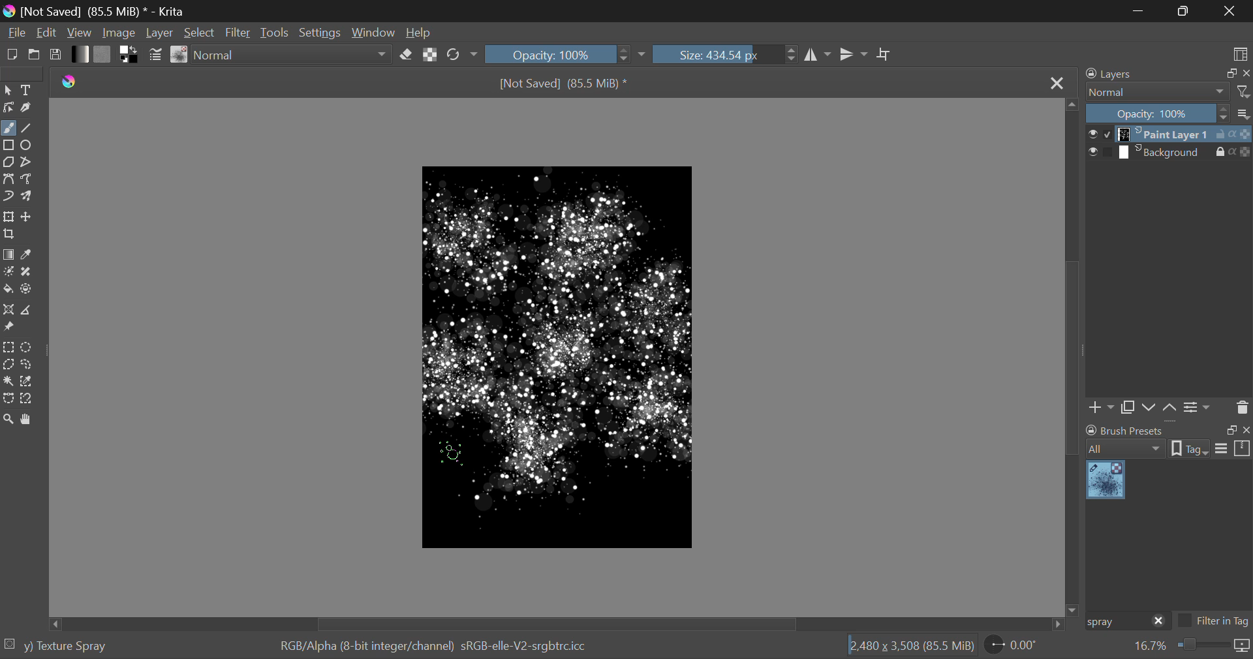  What do you see at coordinates (1142, 10) in the screenshot?
I see `Restore Down` at bounding box center [1142, 10].